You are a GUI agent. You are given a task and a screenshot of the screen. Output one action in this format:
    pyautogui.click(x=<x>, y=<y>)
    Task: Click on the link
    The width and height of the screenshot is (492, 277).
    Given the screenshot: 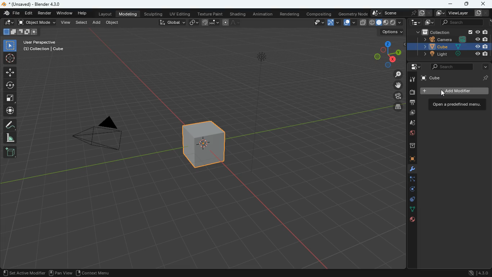 What is the action you would take?
    pyautogui.click(x=193, y=23)
    